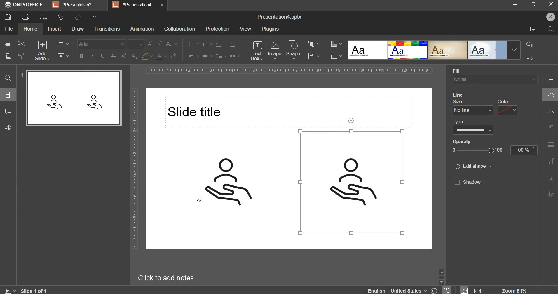 This screenshot has width=558, height=294. I want to click on horizontal scale, so click(289, 70).